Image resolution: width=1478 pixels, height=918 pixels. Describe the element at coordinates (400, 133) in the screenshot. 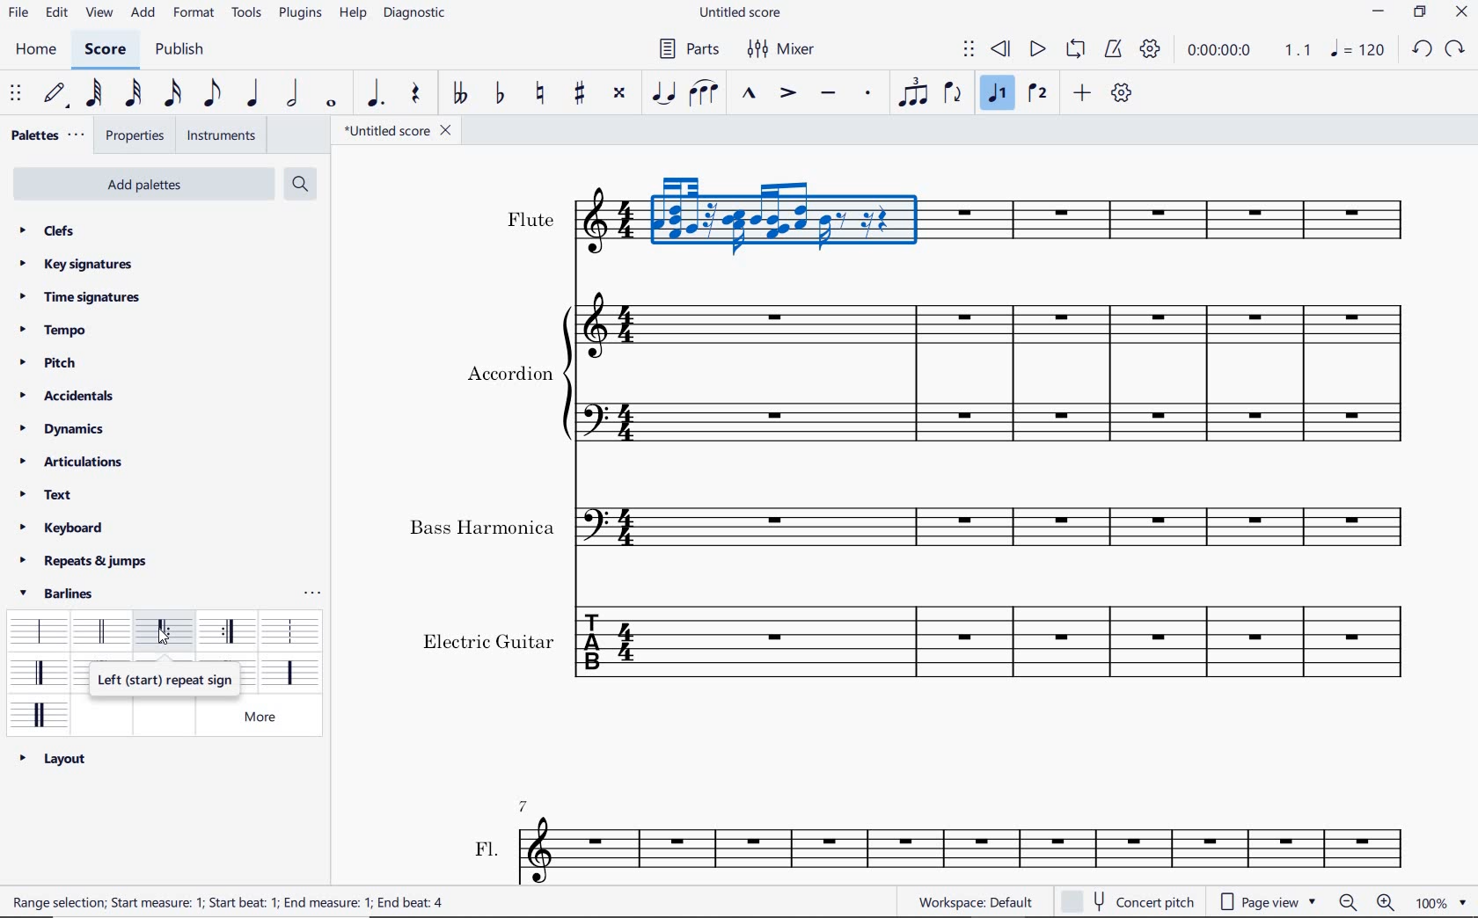

I see `file name` at that location.